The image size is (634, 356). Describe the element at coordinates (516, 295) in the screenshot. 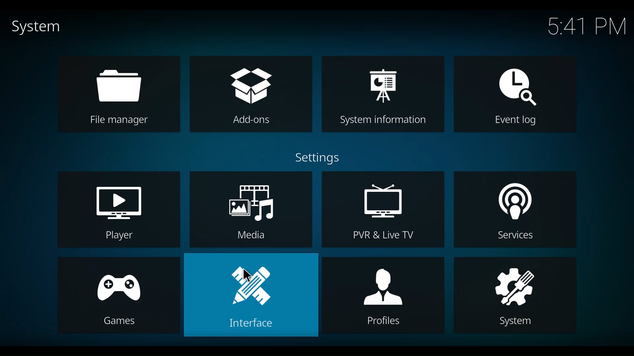

I see `System` at that location.